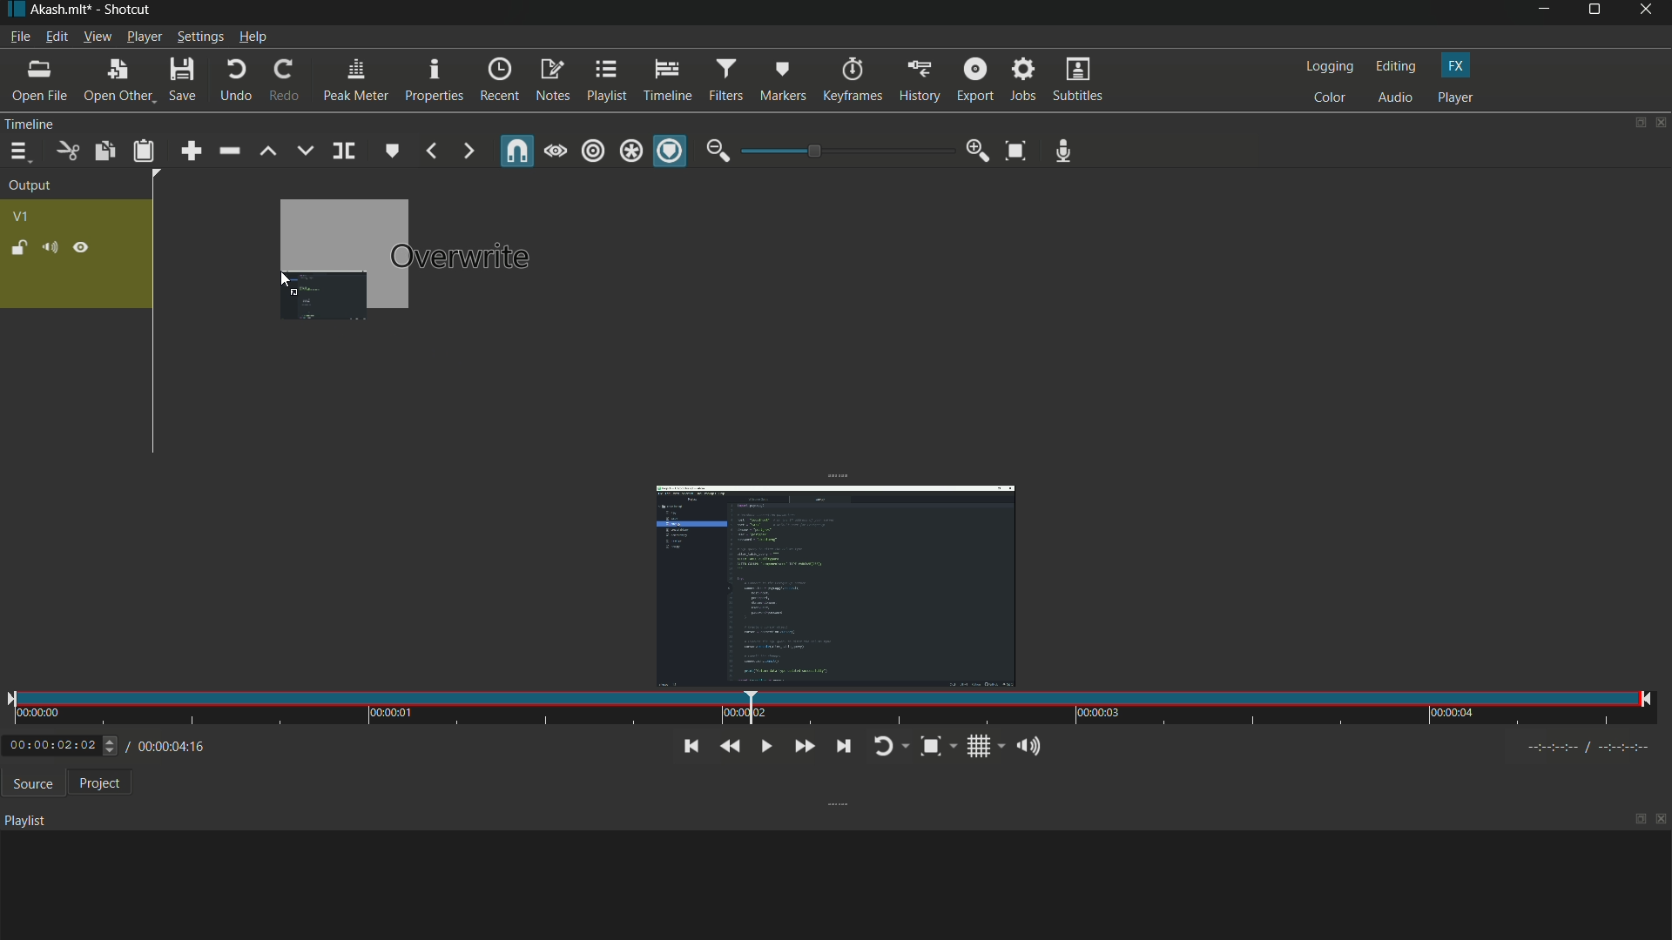 The width and height of the screenshot is (1672, 940). I want to click on total time, so click(192, 795).